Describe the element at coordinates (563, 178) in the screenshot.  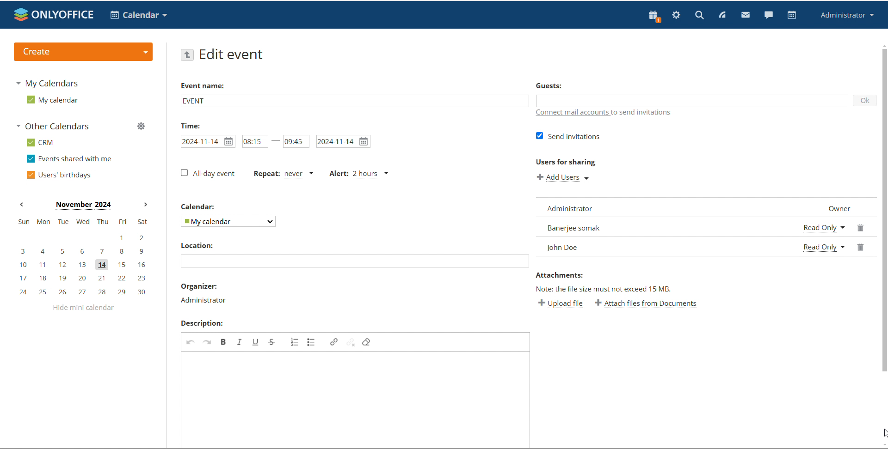
I see `add users` at that location.